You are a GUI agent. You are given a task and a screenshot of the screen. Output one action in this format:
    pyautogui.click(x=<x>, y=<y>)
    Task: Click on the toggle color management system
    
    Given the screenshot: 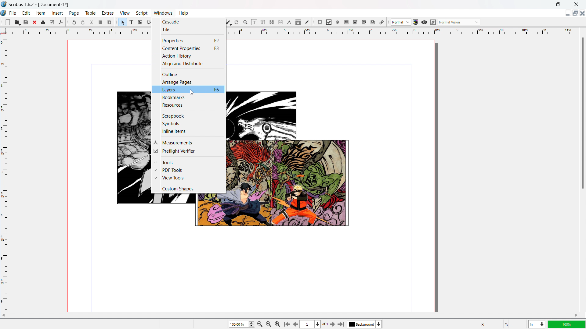 What is the action you would take?
    pyautogui.click(x=415, y=22)
    